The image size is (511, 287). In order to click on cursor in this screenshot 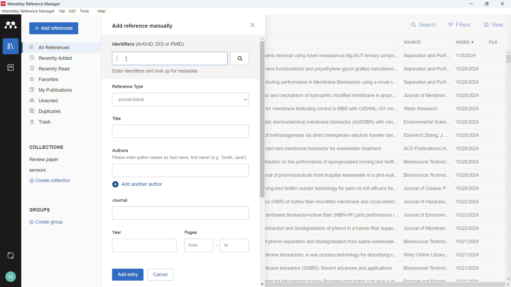, I will do `click(126, 59)`.